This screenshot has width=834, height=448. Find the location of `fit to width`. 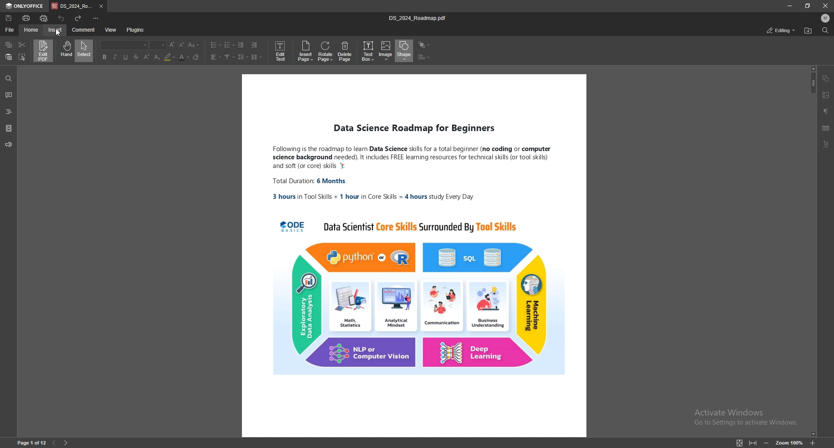

fit to width is located at coordinates (753, 443).